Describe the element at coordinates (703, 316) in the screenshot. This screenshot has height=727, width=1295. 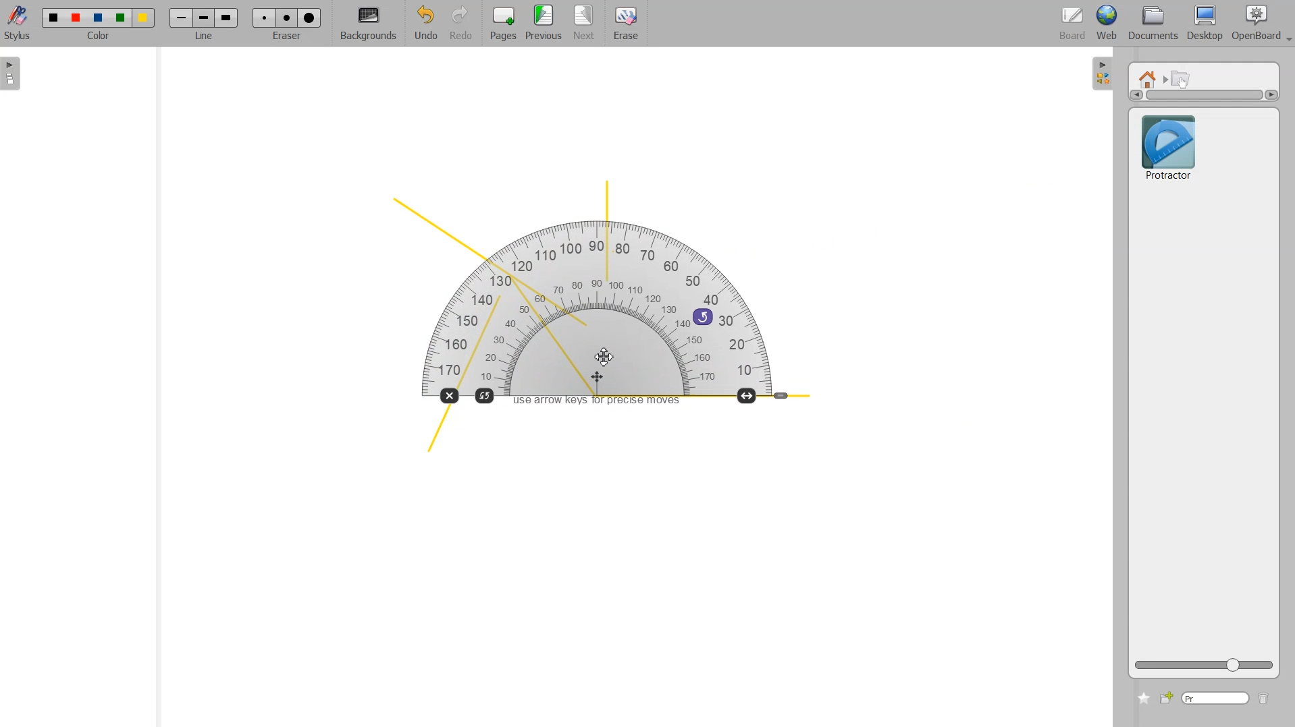
I see `undo` at that location.